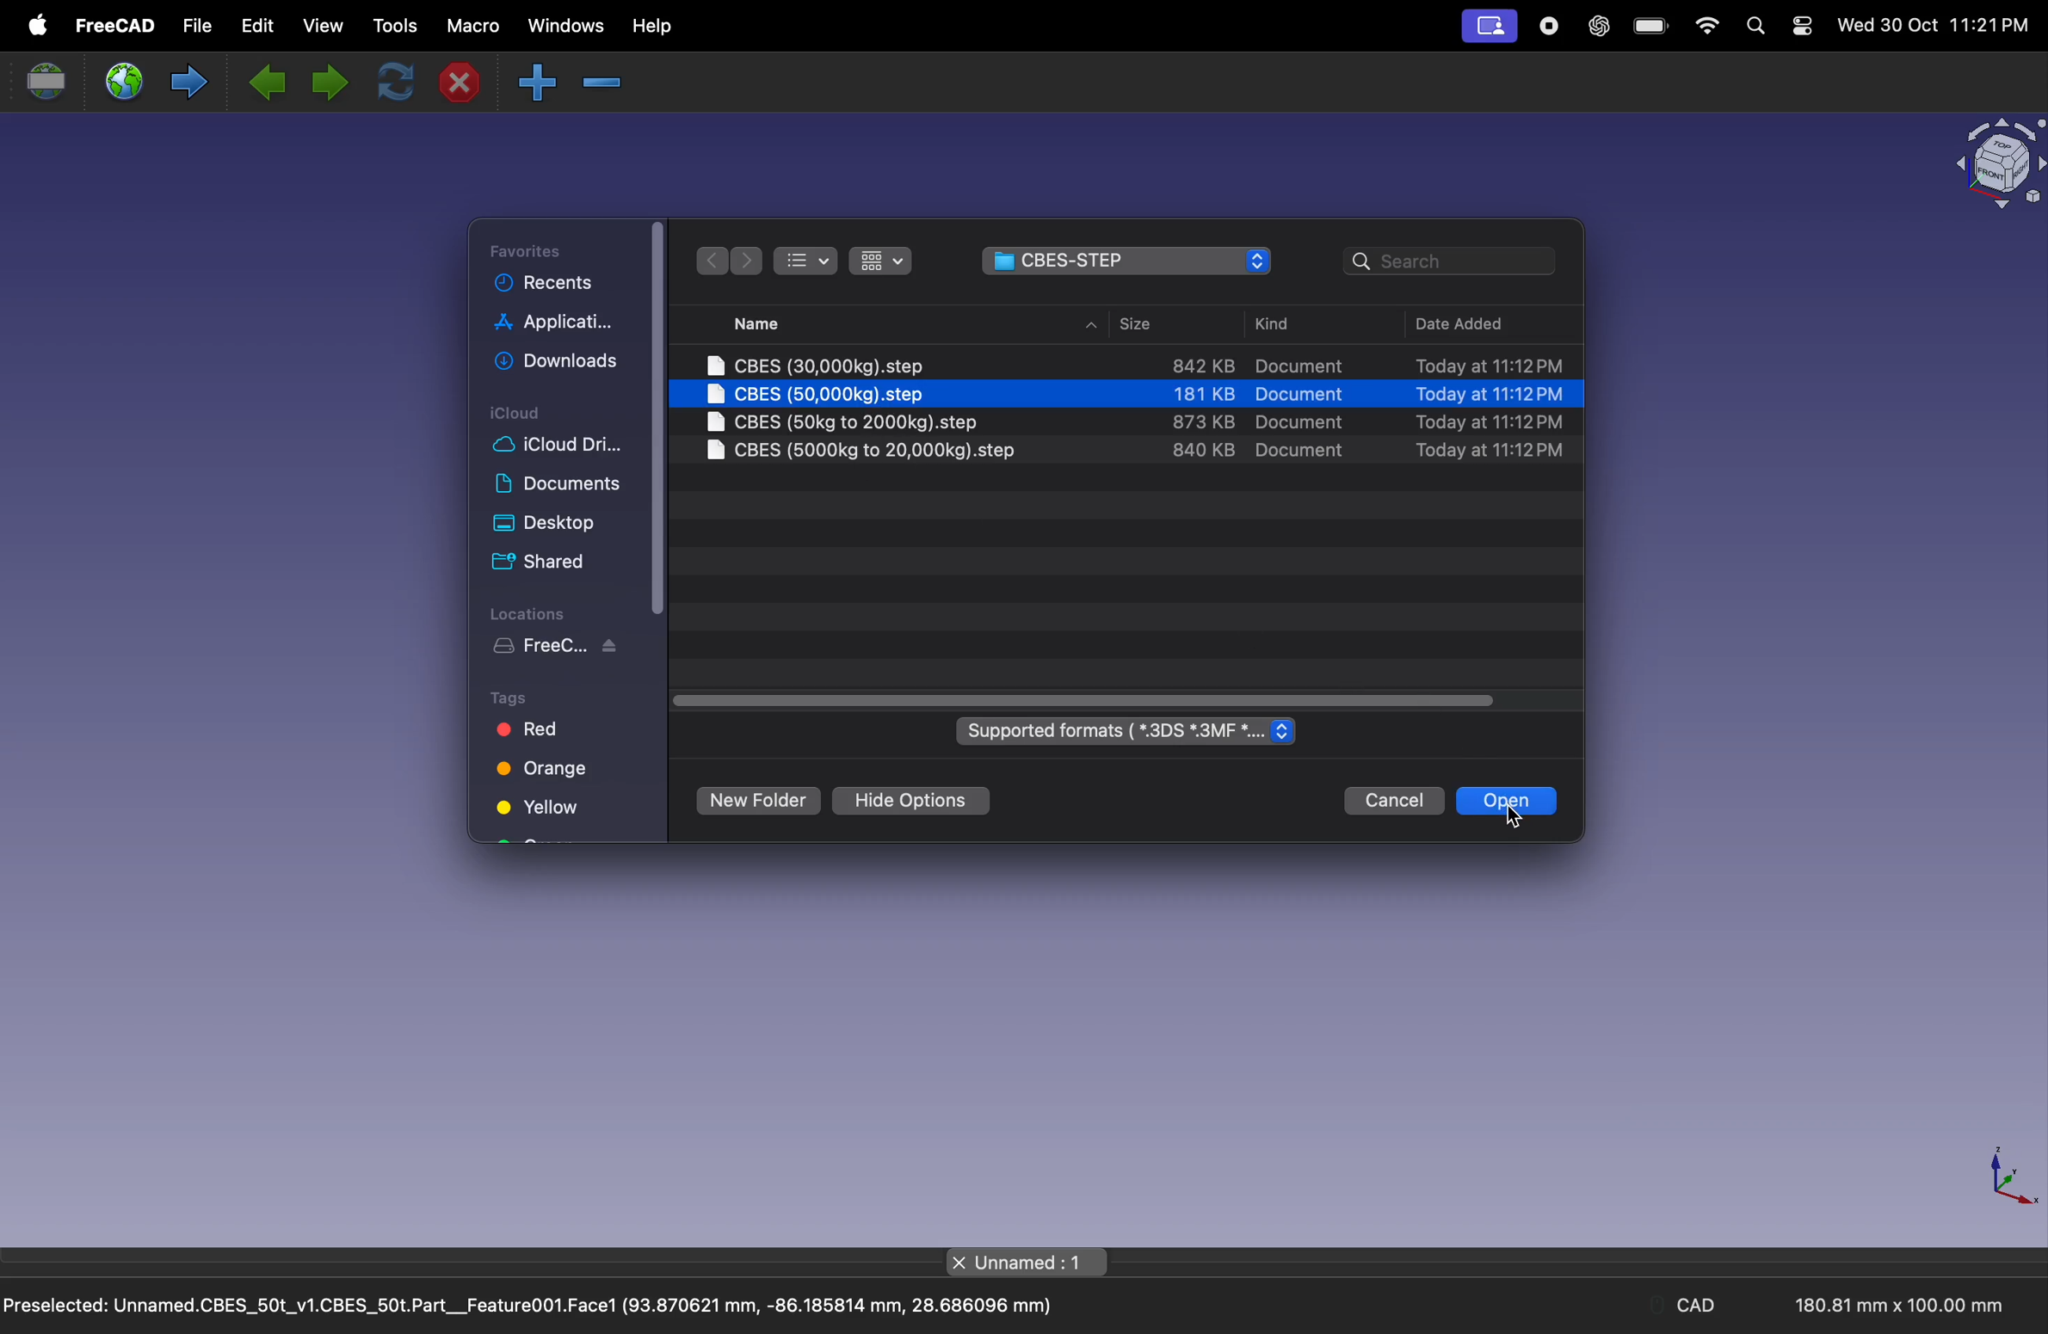 The width and height of the screenshot is (2048, 1334). What do you see at coordinates (185, 83) in the screenshot?
I see `forward` at bounding box center [185, 83].